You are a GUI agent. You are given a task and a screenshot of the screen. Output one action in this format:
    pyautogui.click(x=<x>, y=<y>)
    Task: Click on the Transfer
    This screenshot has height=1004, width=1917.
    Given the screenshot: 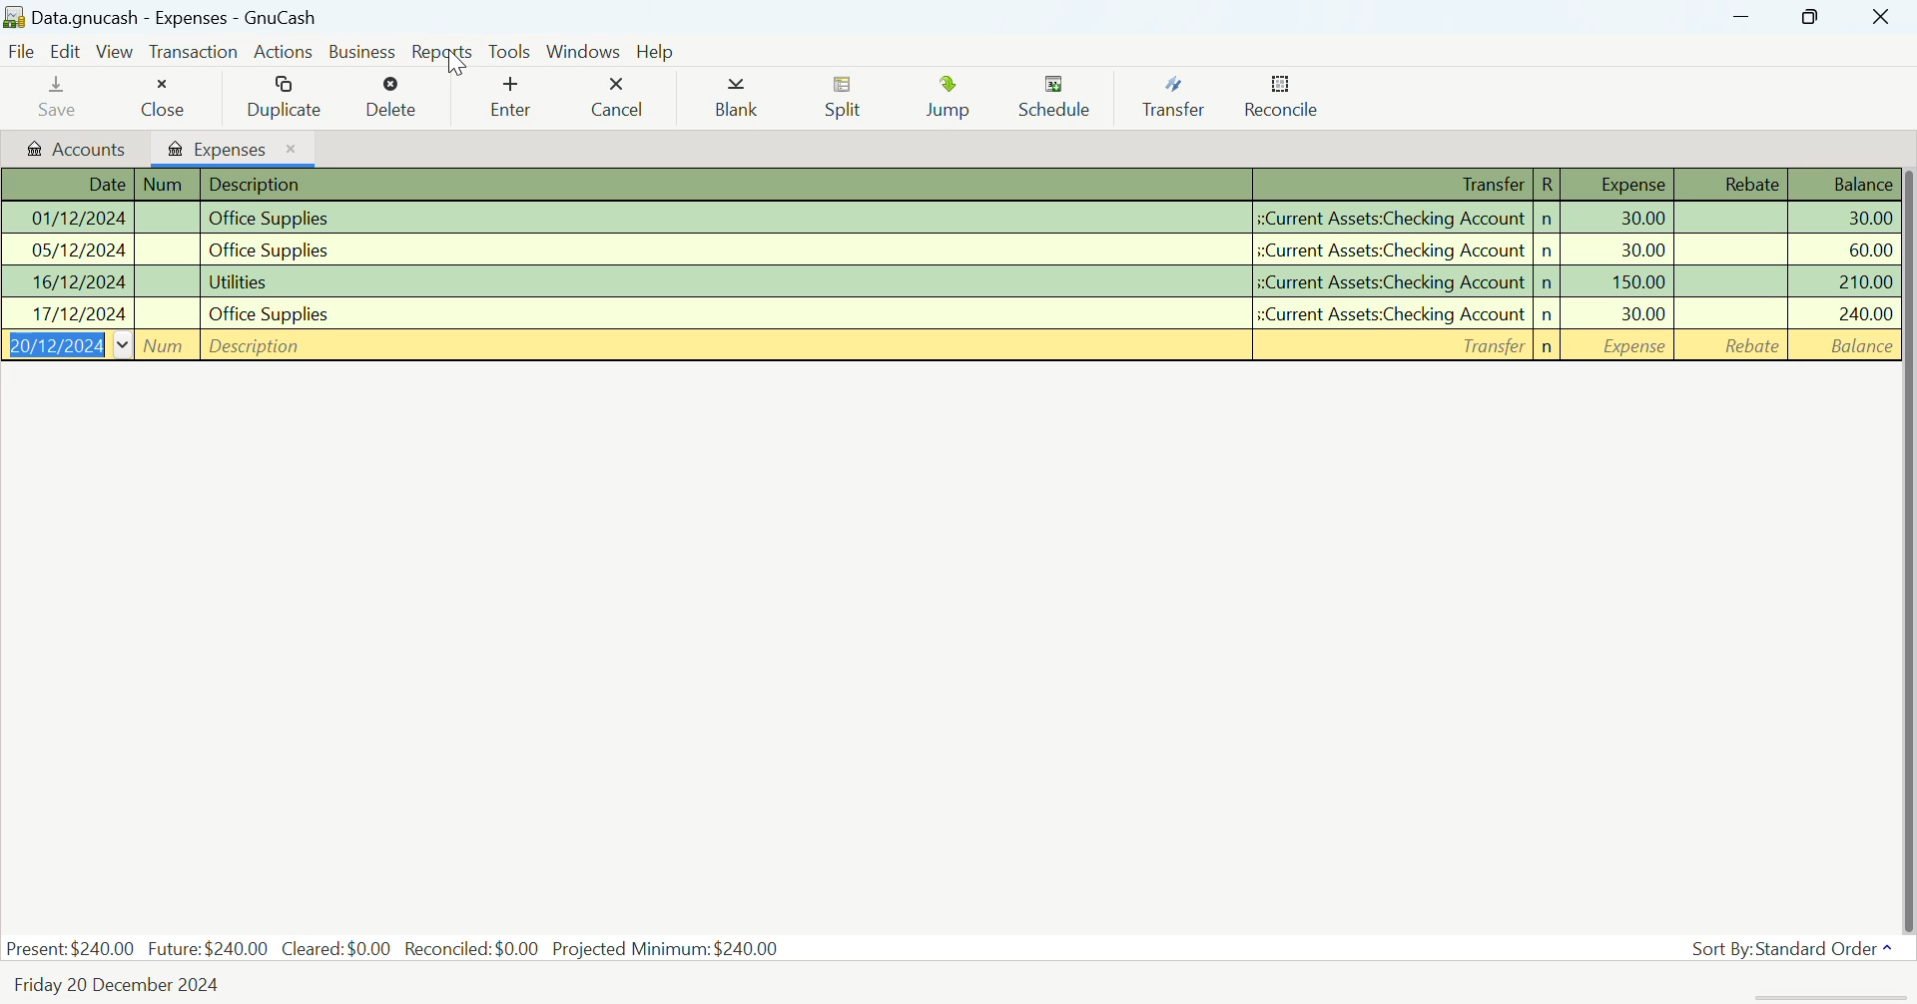 What is the action you would take?
    pyautogui.click(x=1172, y=98)
    